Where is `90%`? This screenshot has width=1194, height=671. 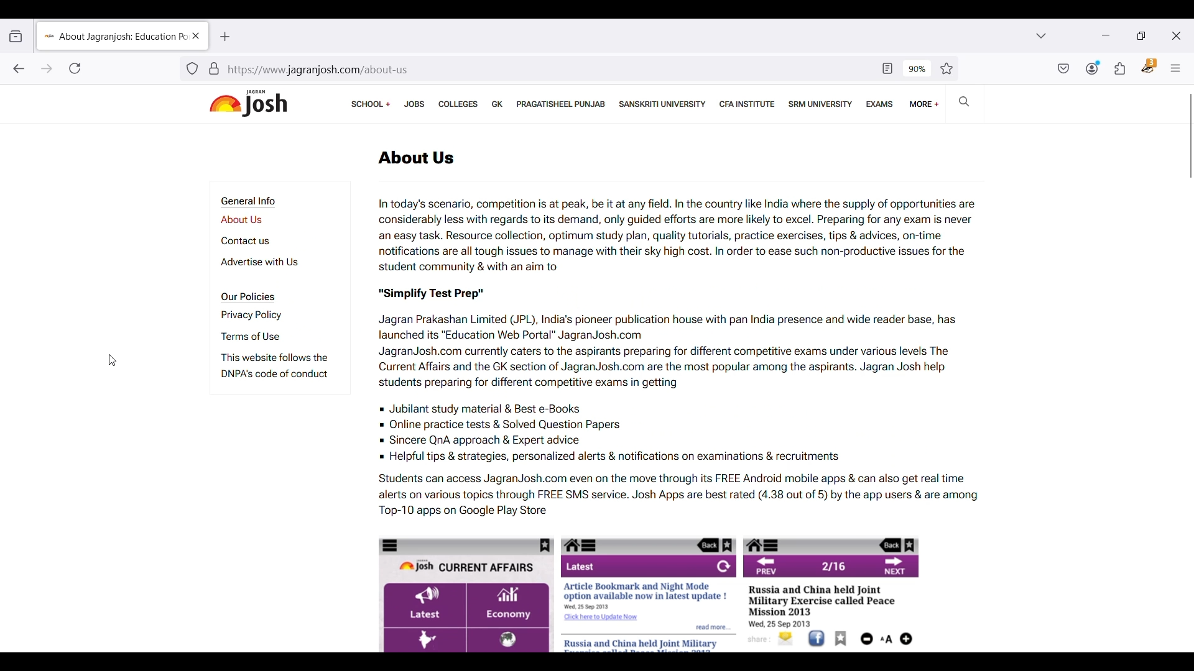 90% is located at coordinates (917, 69).